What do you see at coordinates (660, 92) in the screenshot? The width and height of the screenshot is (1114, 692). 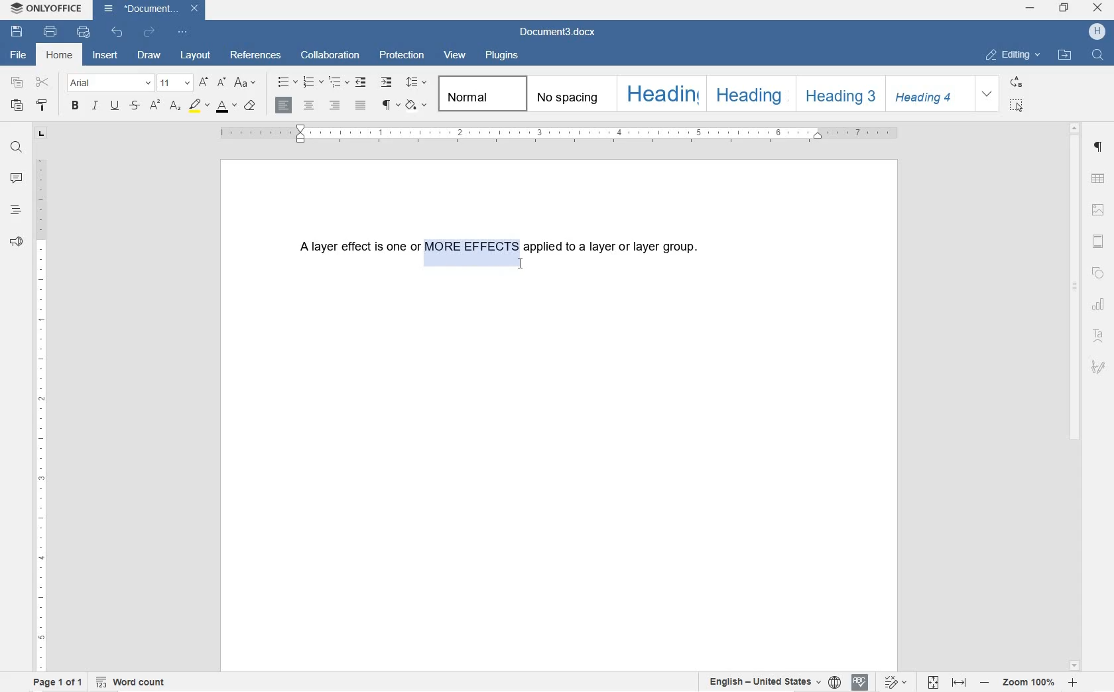 I see `HEADING 1` at bounding box center [660, 92].